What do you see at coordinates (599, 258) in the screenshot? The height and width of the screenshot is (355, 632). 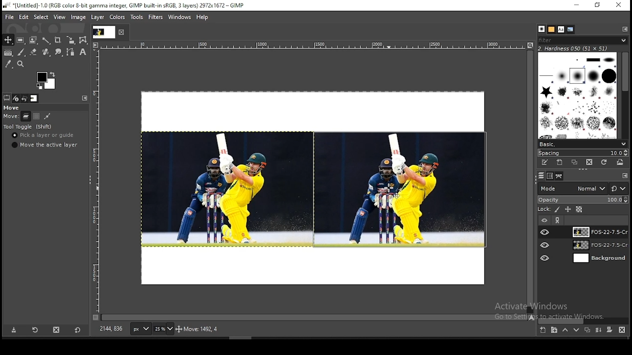 I see `layer` at bounding box center [599, 258].